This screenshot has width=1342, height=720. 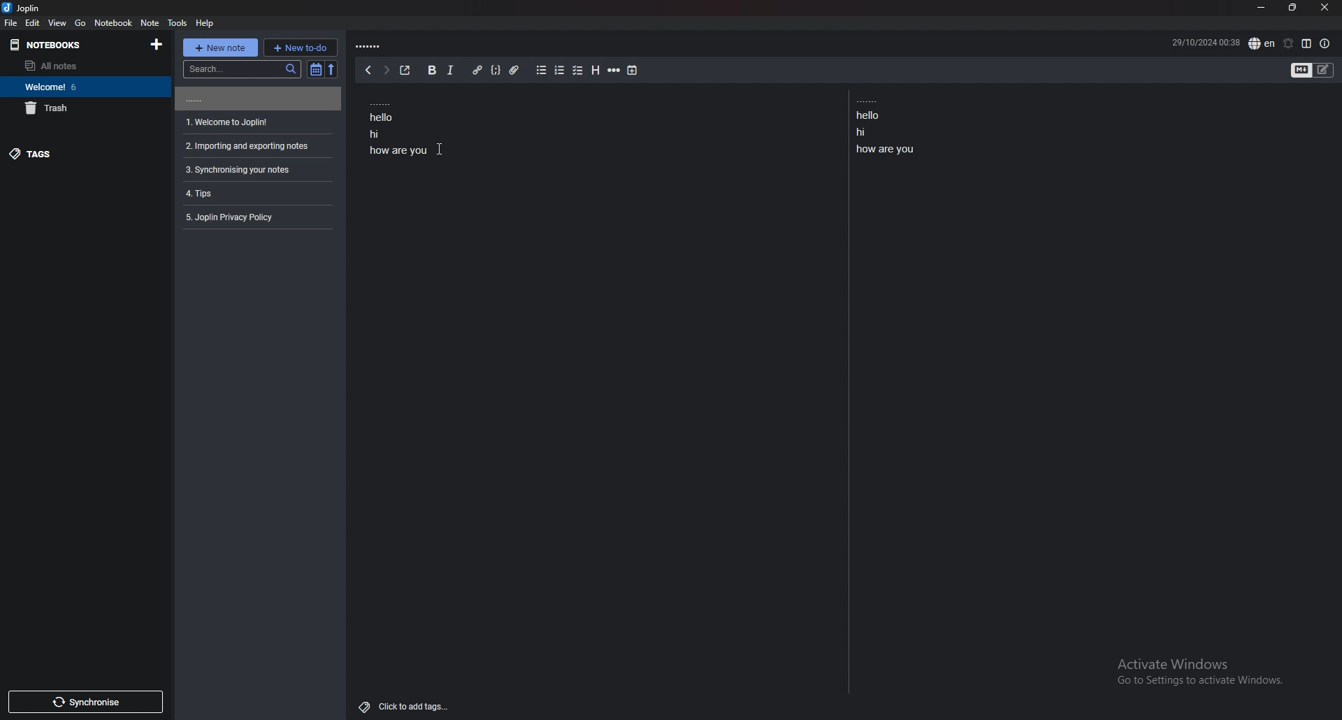 I want to click on go, so click(x=80, y=22).